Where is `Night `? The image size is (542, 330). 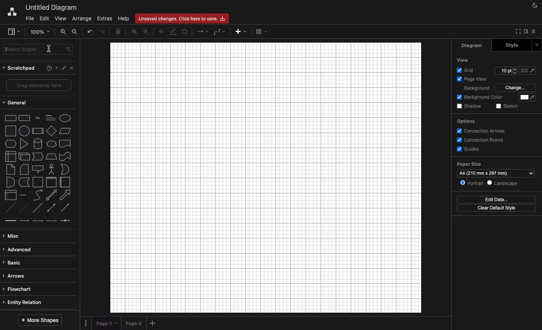 Night  is located at coordinates (535, 5).